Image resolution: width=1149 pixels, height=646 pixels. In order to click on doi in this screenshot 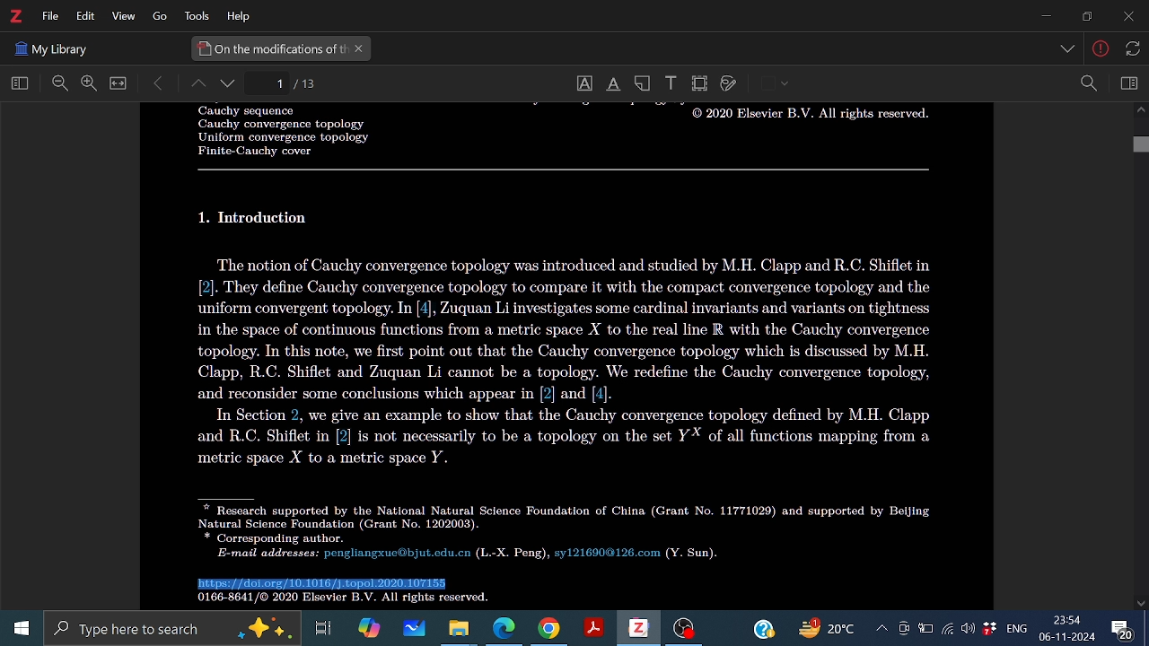, I will do `click(329, 584)`.